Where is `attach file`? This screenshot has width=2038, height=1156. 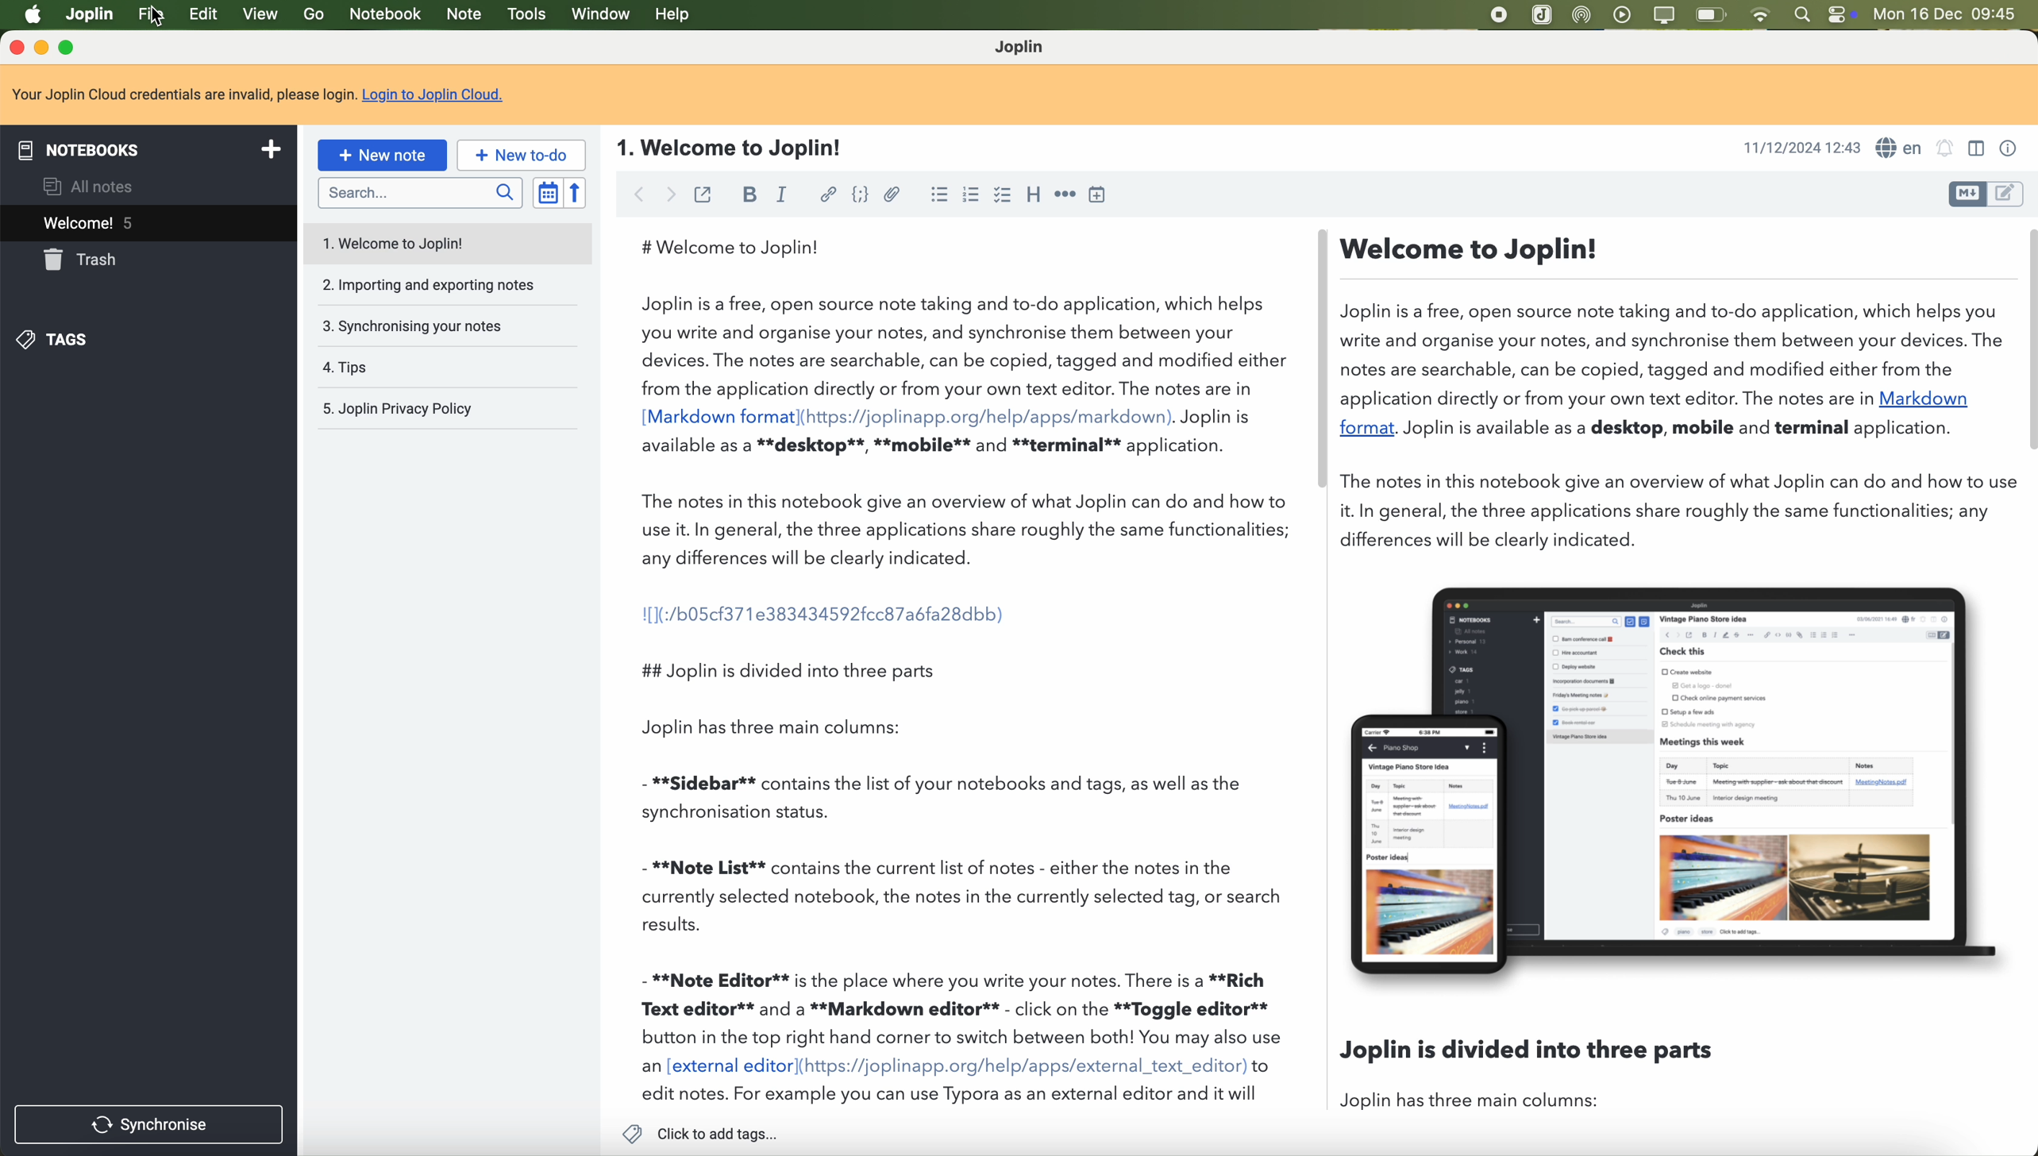 attach file is located at coordinates (894, 194).